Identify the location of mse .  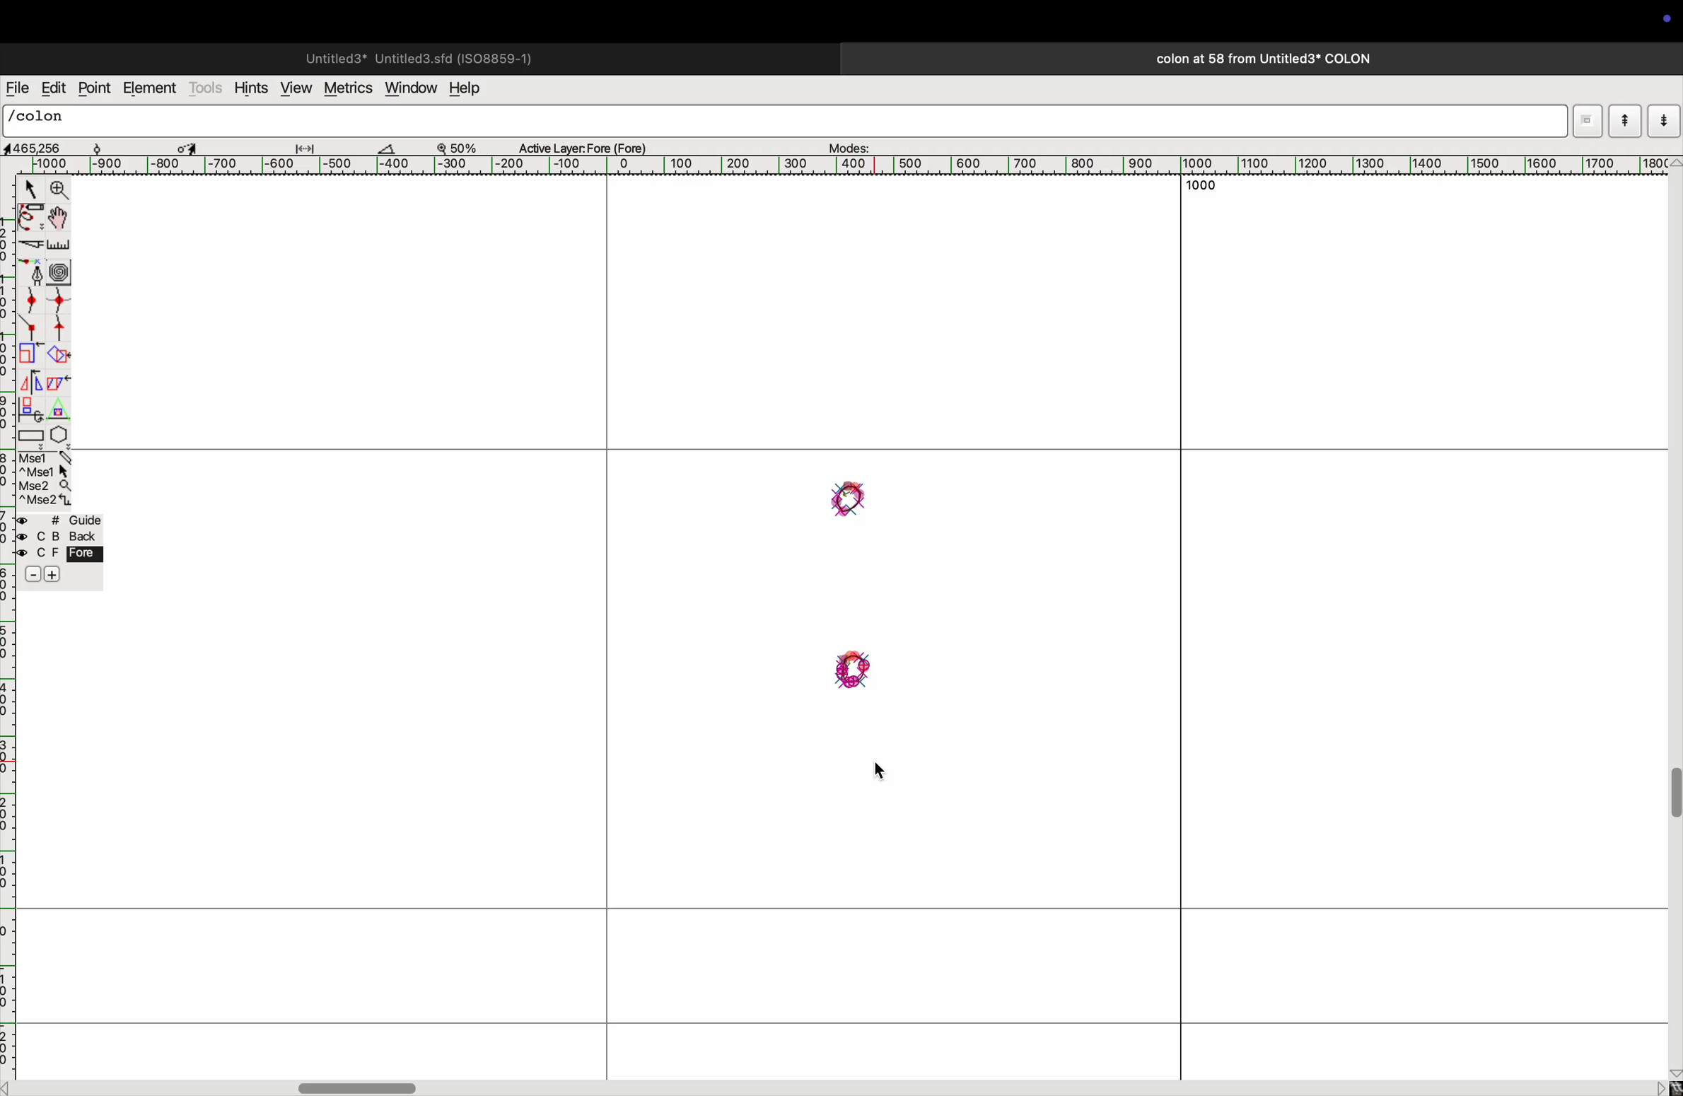
(42, 478).